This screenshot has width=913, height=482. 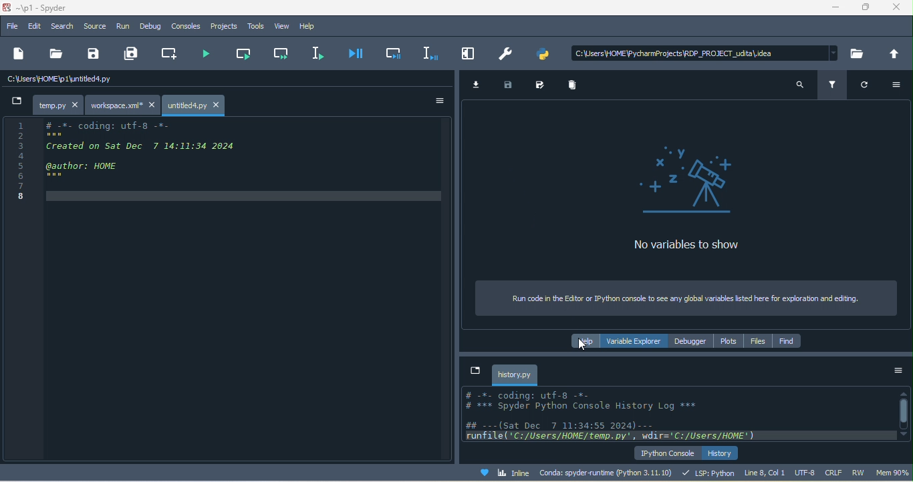 What do you see at coordinates (480, 87) in the screenshot?
I see `` at bounding box center [480, 87].